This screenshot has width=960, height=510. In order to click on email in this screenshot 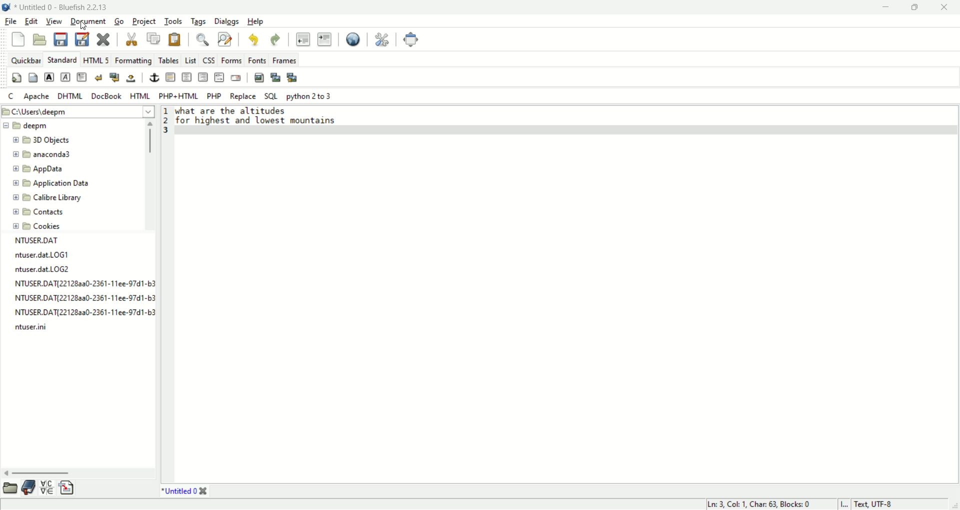, I will do `click(237, 77)`.